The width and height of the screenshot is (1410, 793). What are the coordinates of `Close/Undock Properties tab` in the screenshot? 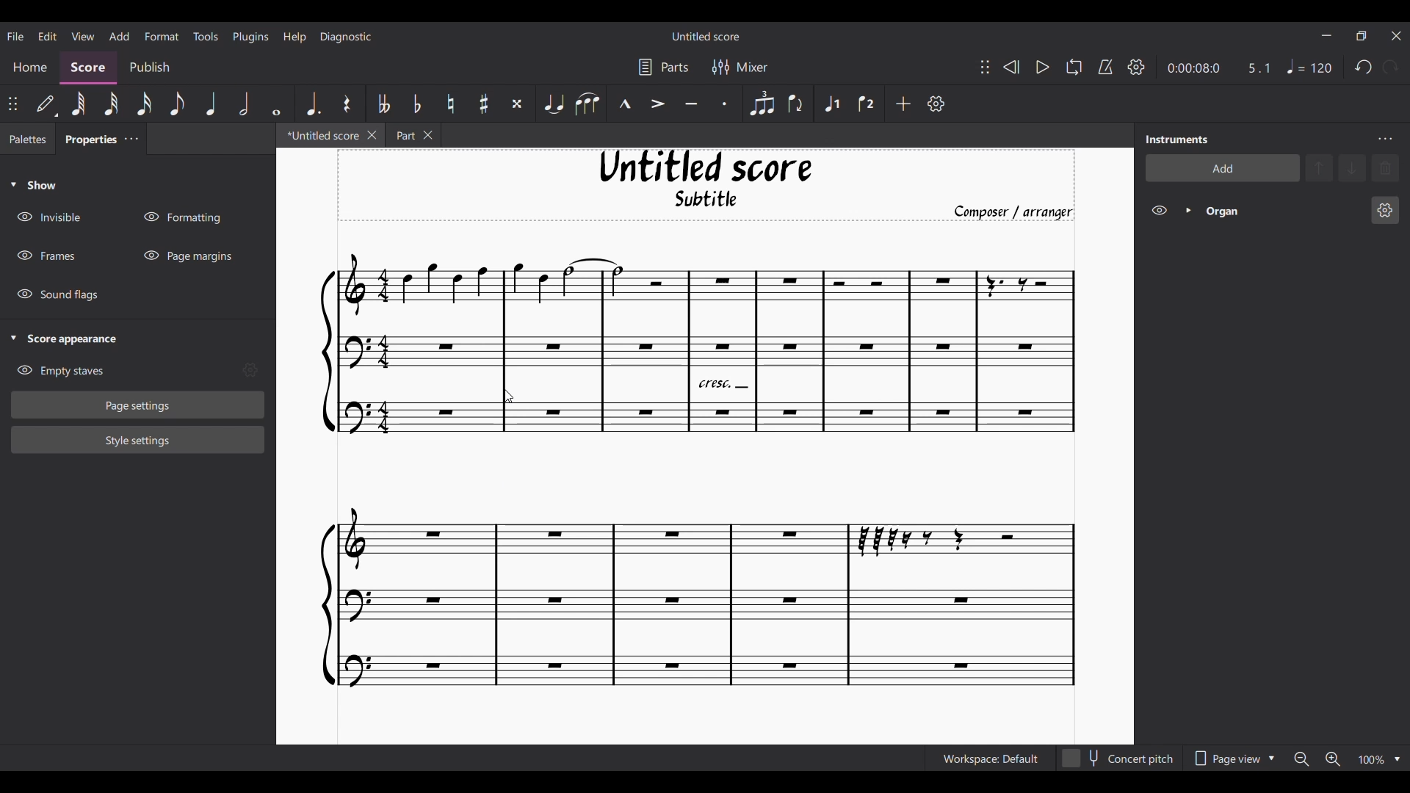 It's located at (131, 139).